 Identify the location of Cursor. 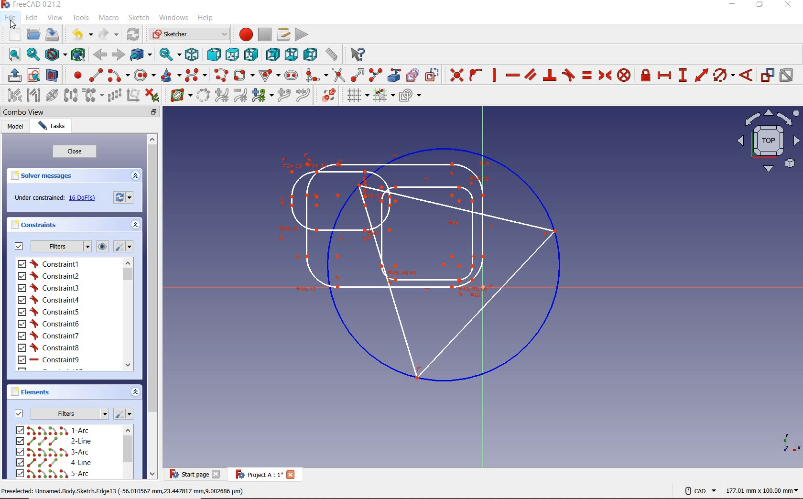
(13, 24).